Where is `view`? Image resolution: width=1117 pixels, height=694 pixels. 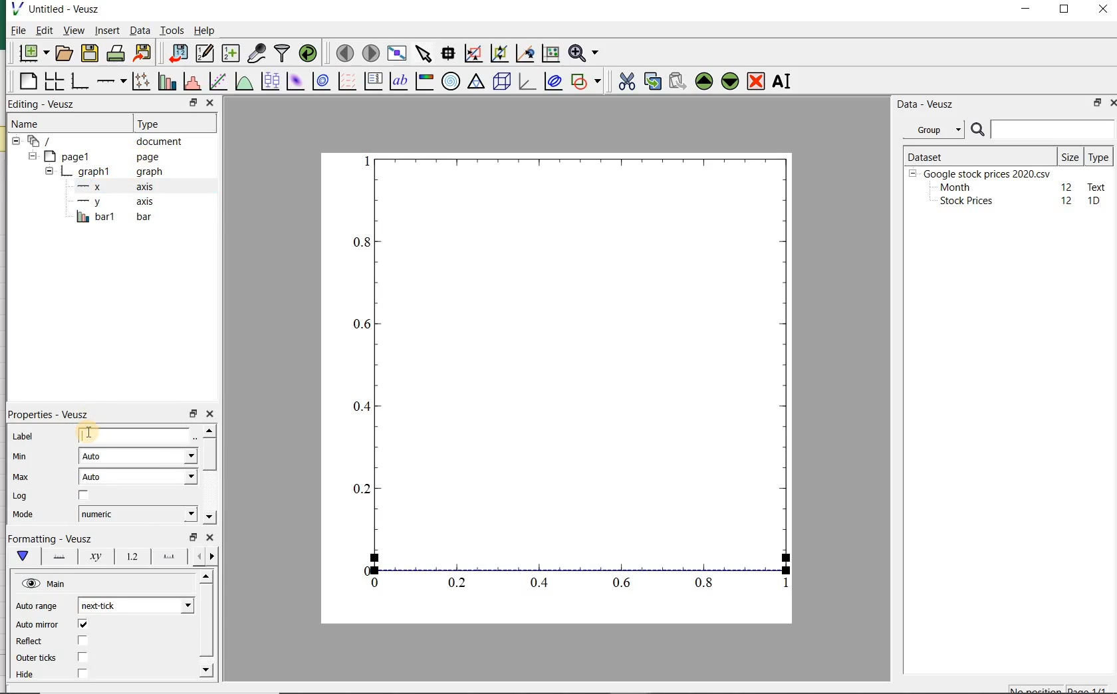 view is located at coordinates (74, 31).